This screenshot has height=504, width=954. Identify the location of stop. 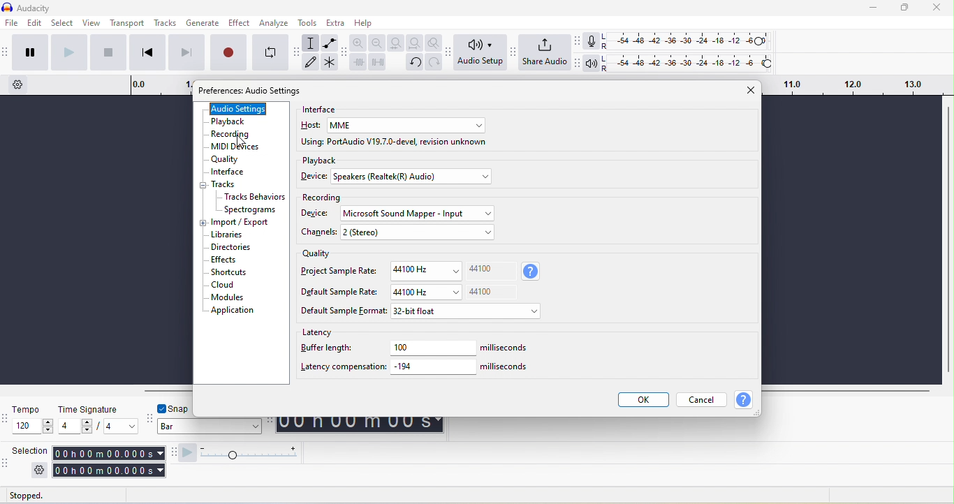
(110, 52).